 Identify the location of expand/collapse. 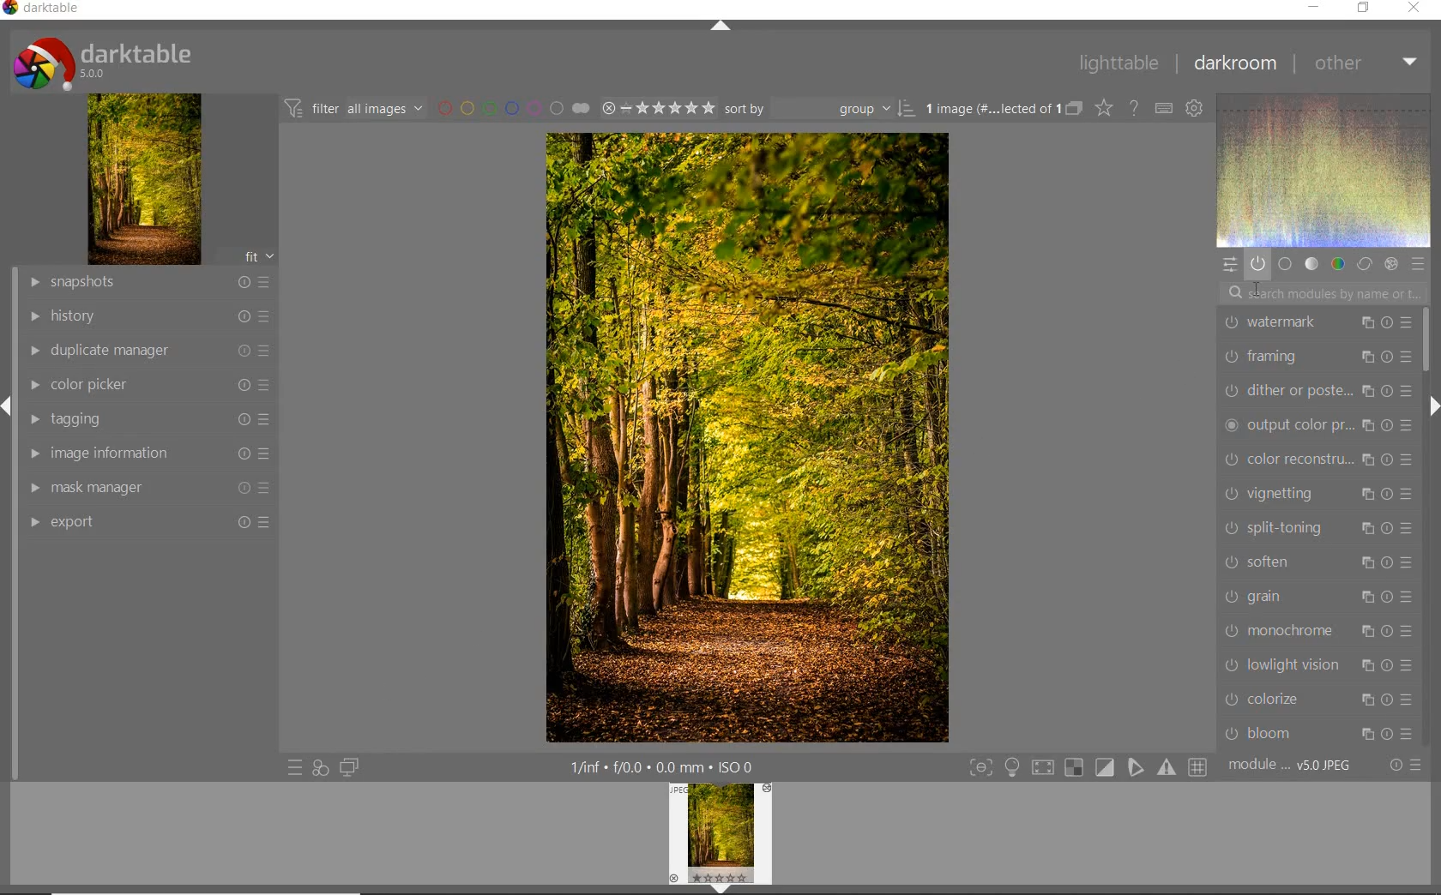
(1430, 406).